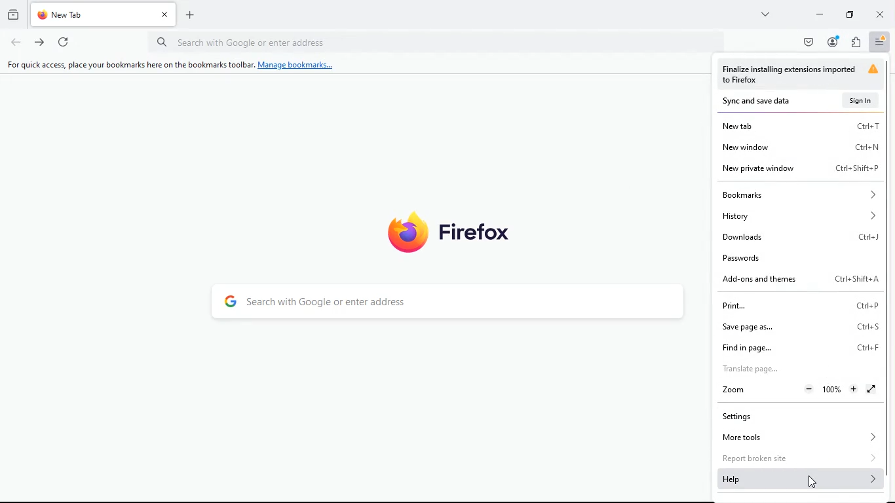 Image resolution: width=895 pixels, height=503 pixels. I want to click on back, so click(15, 43).